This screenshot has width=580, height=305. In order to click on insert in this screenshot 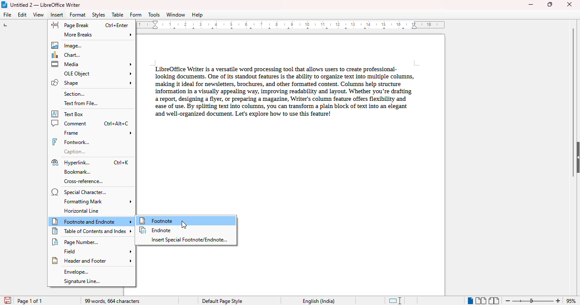, I will do `click(57, 14)`.